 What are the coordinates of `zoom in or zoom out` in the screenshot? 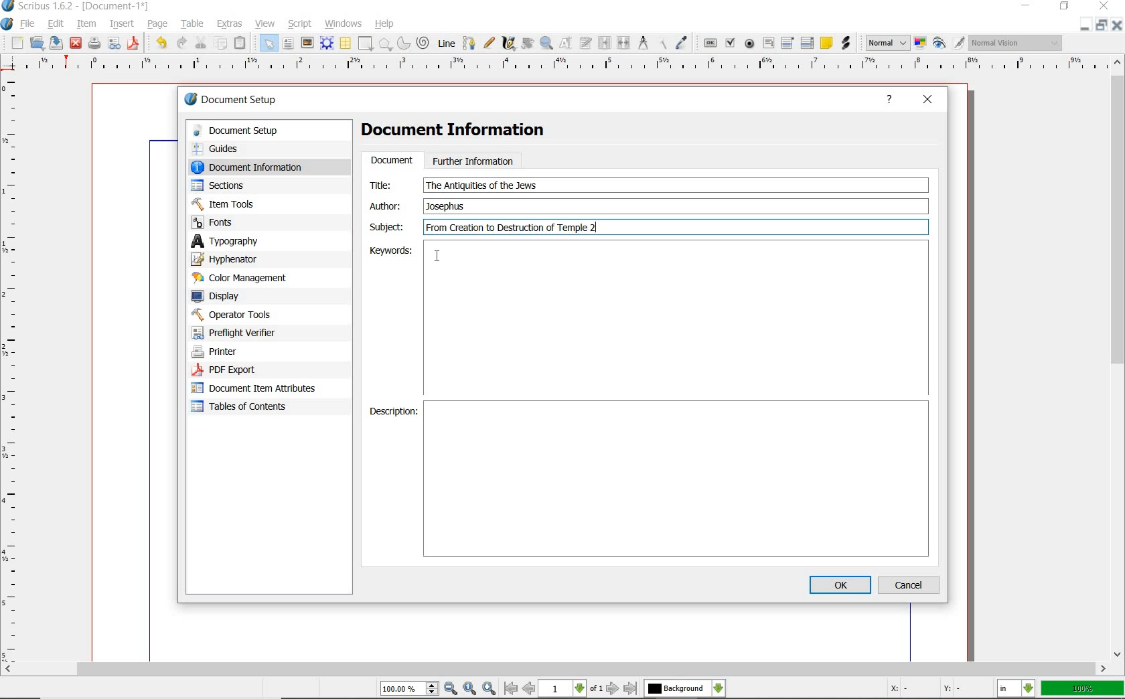 It's located at (546, 44).